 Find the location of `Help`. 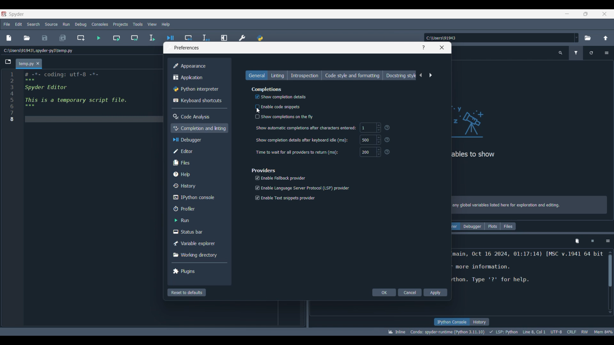

Help is located at coordinates (423, 48).